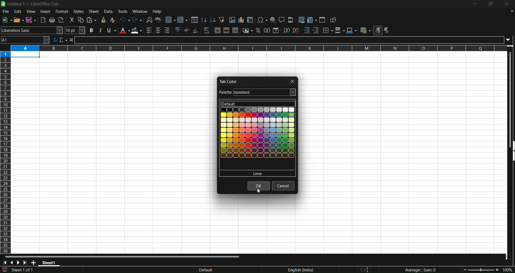 The image size is (515, 273). What do you see at coordinates (170, 20) in the screenshot?
I see `row` at bounding box center [170, 20].